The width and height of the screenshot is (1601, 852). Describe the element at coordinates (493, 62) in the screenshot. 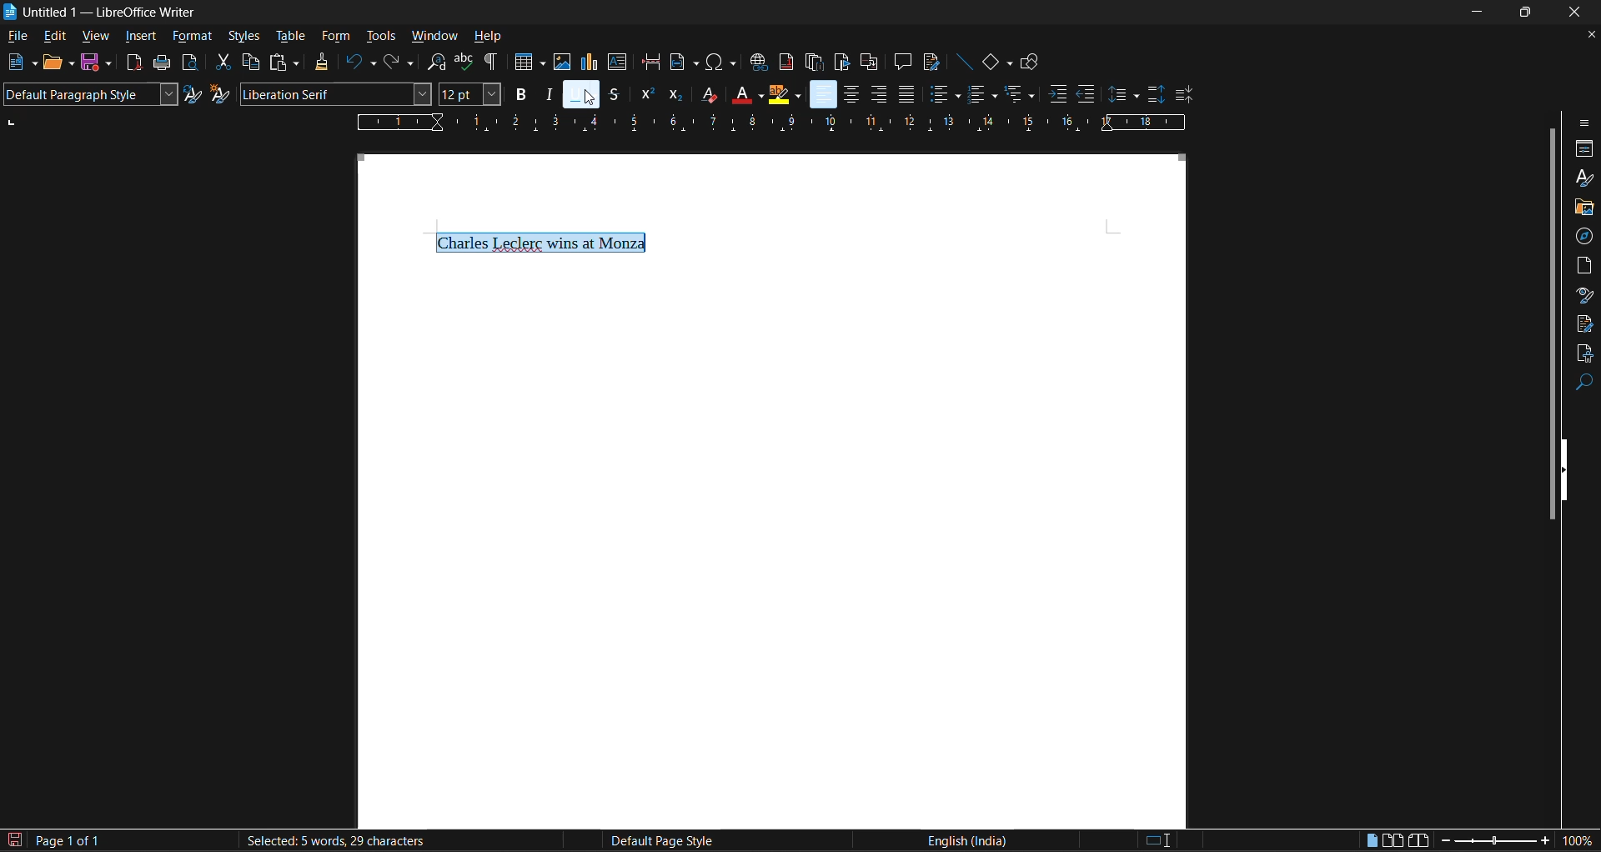

I see `toggle formatting marks` at that location.